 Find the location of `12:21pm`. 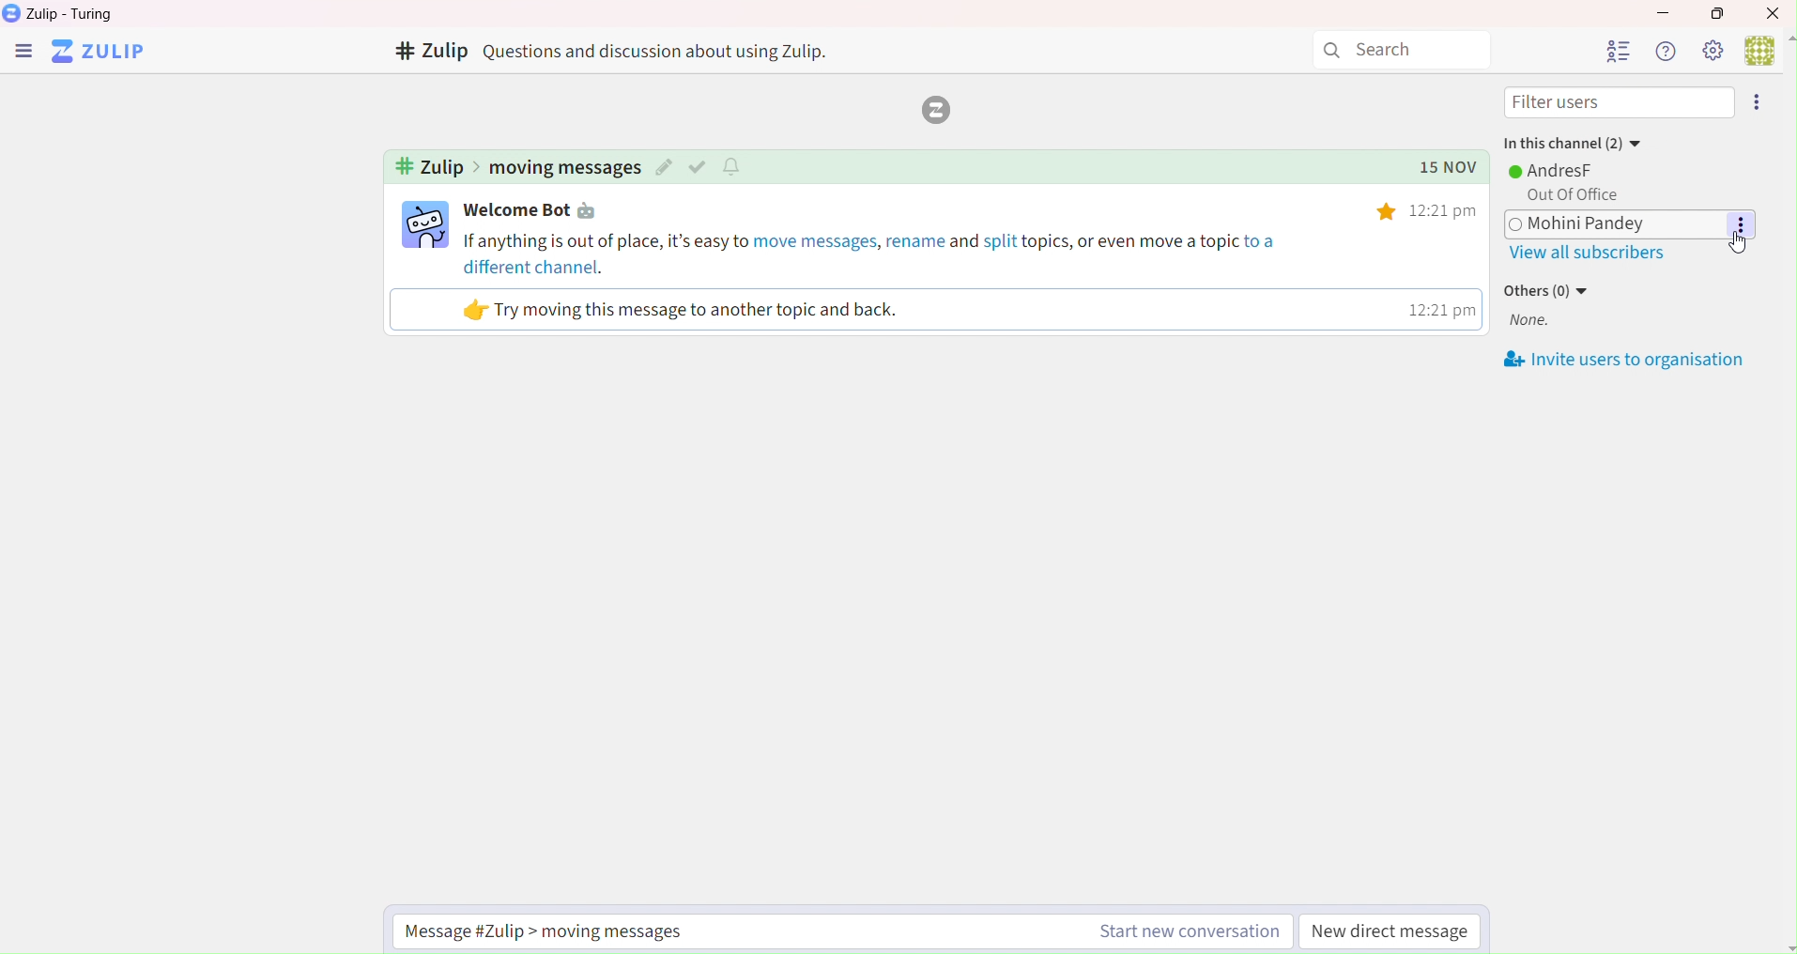

12:21pm is located at coordinates (1448, 210).